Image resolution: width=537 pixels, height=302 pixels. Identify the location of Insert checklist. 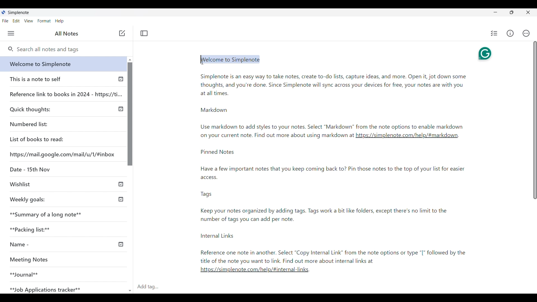
(494, 33).